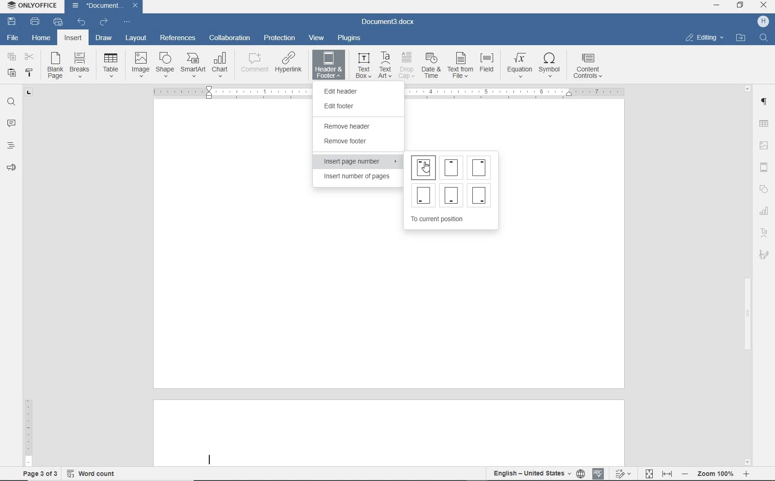 This screenshot has width=775, height=481. I want to click on Page number at top left, so click(423, 167).